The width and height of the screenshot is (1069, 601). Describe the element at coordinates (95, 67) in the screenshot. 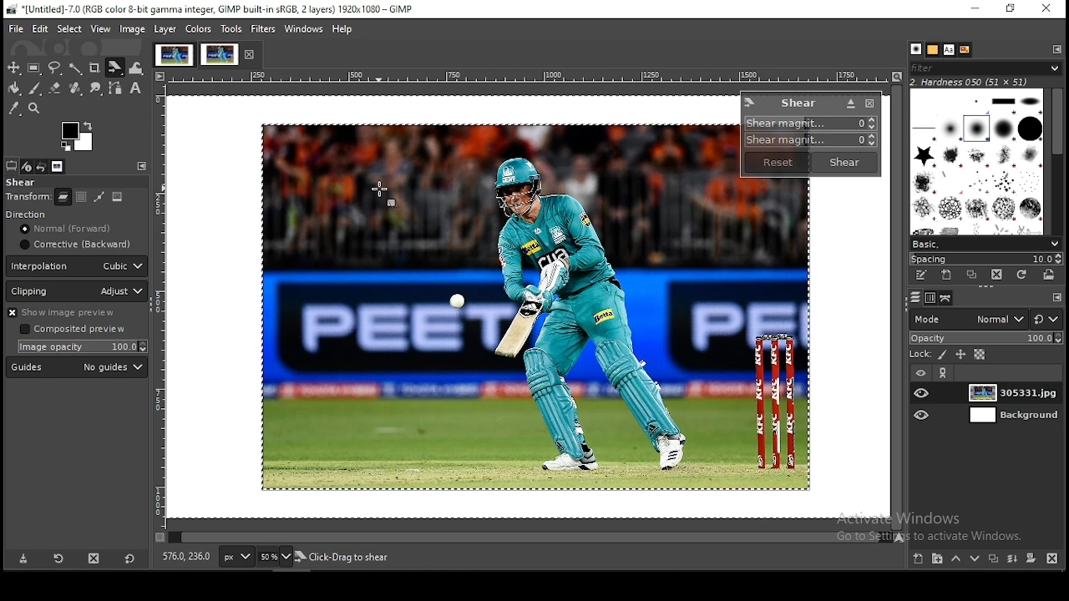

I see `crop` at that location.